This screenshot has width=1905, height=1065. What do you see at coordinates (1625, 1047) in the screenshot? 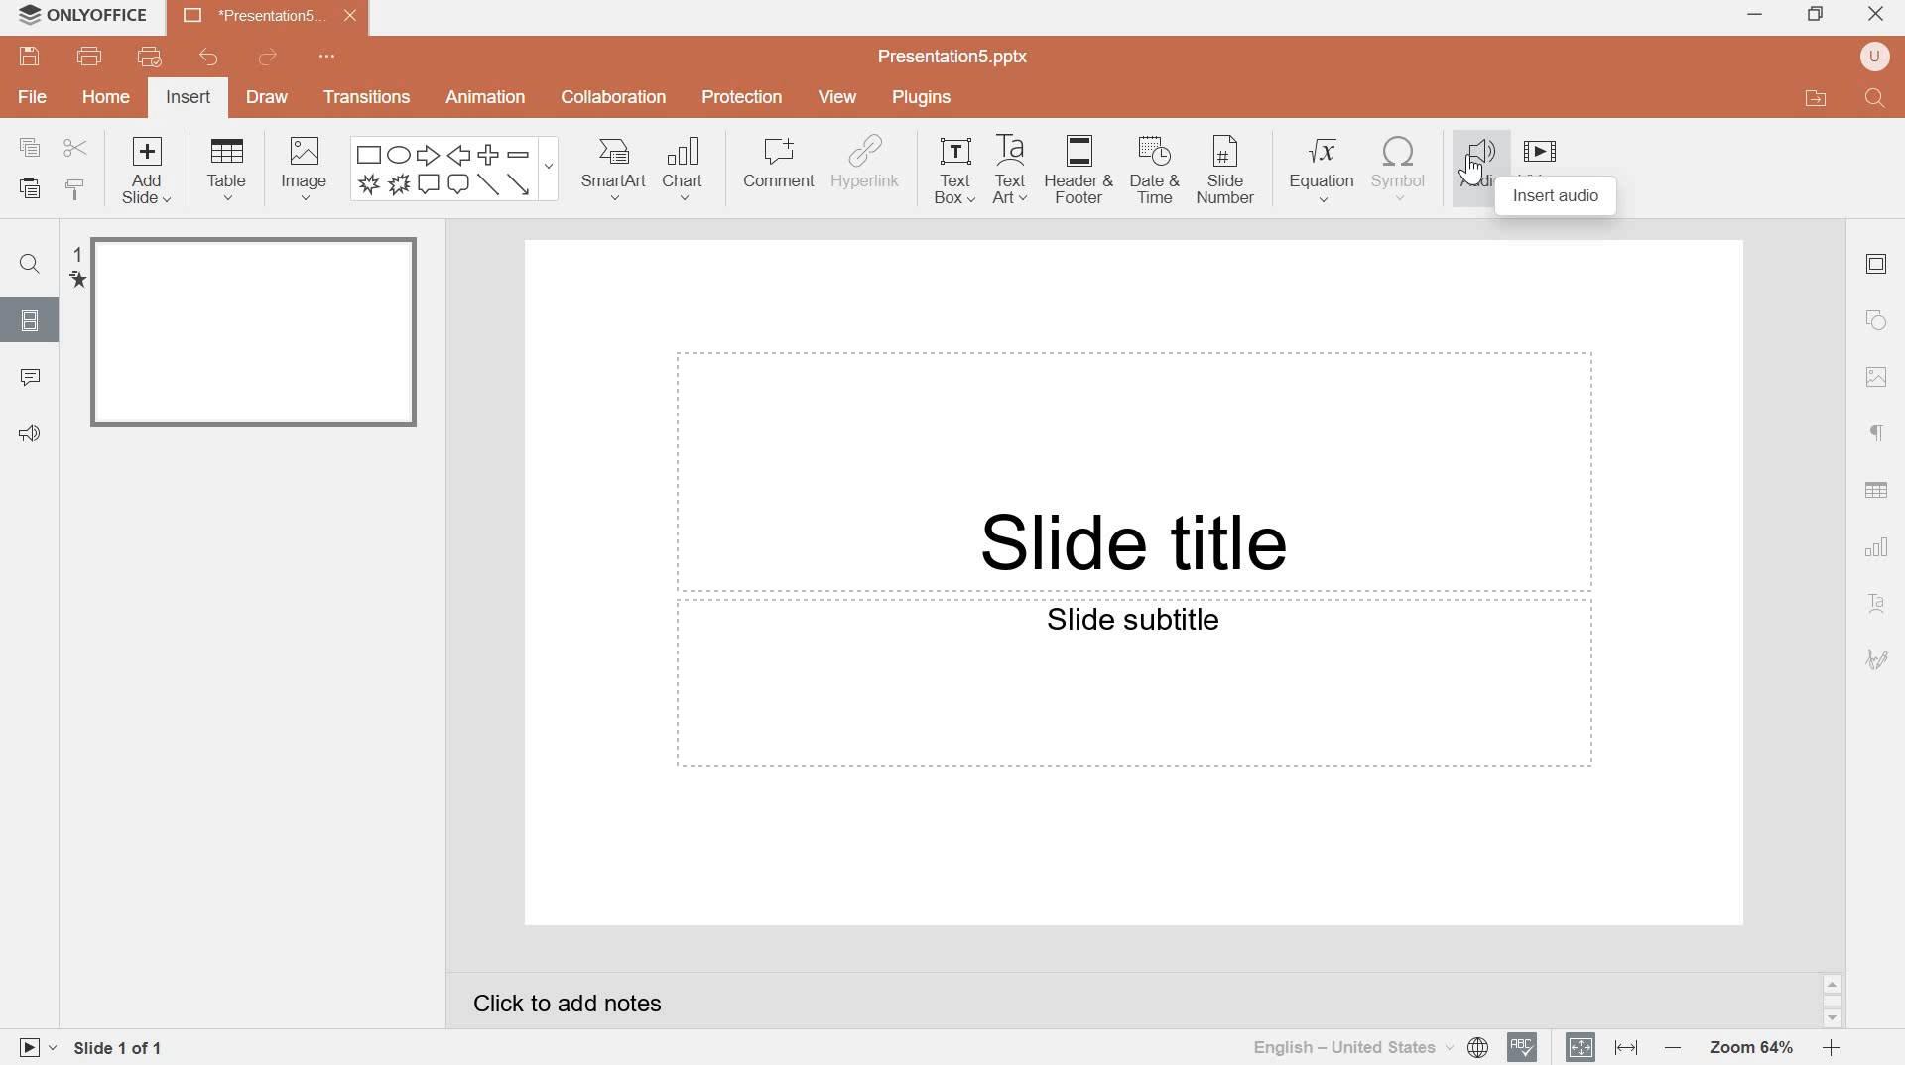
I see `Fit to width` at bounding box center [1625, 1047].